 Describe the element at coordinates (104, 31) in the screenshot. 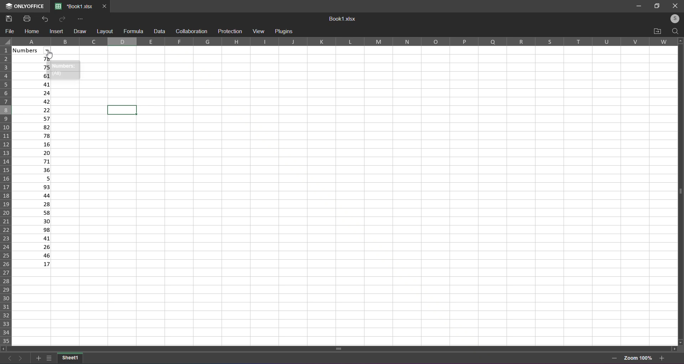

I see `layout` at that location.